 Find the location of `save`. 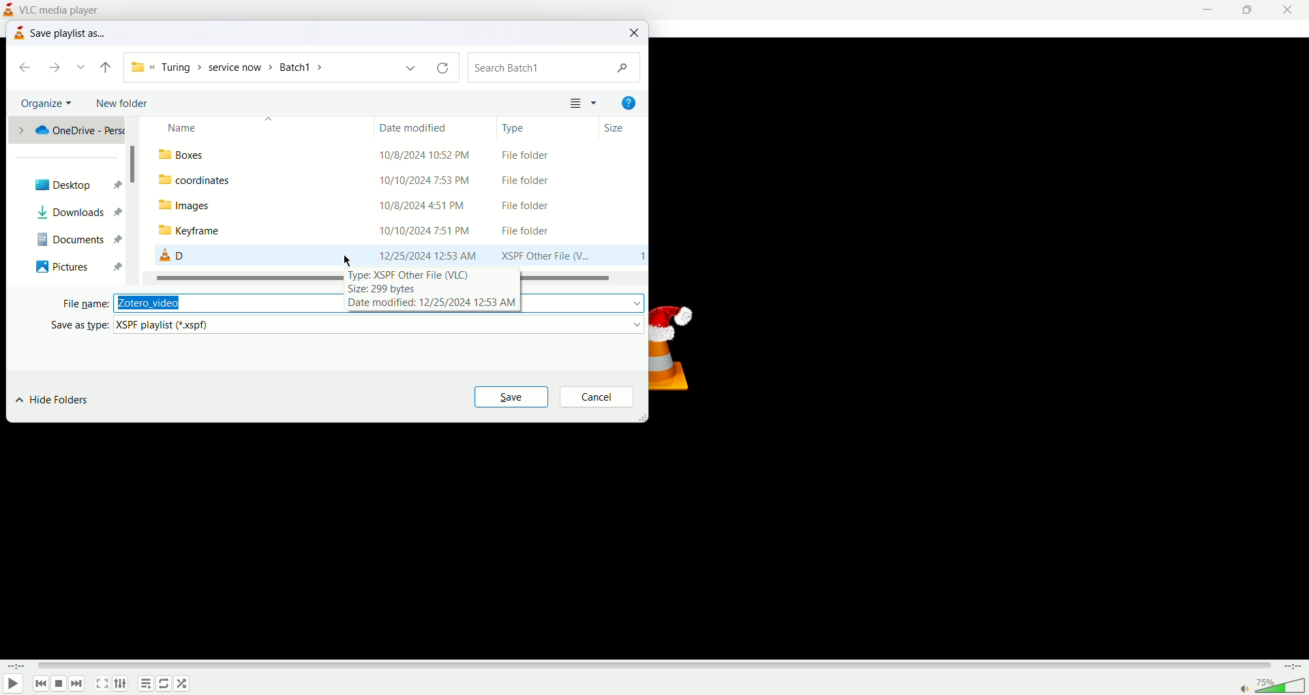

save is located at coordinates (511, 396).